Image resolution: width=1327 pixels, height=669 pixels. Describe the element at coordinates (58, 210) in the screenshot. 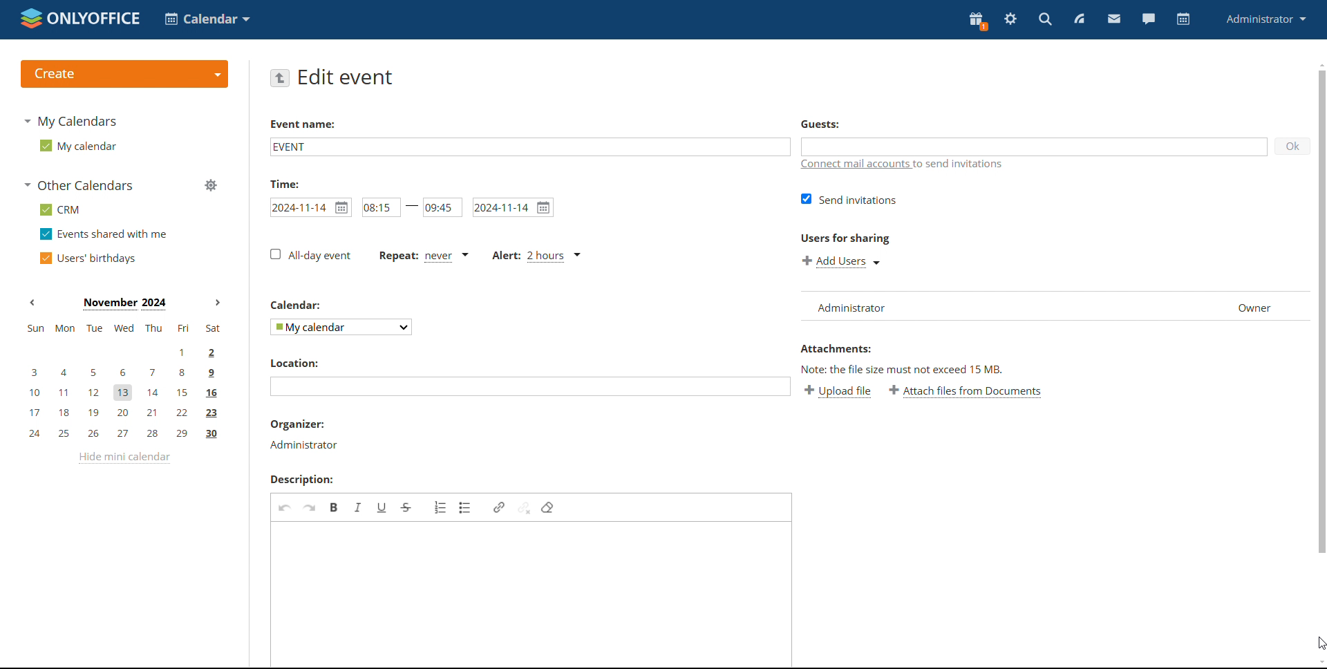

I see `crm` at that location.